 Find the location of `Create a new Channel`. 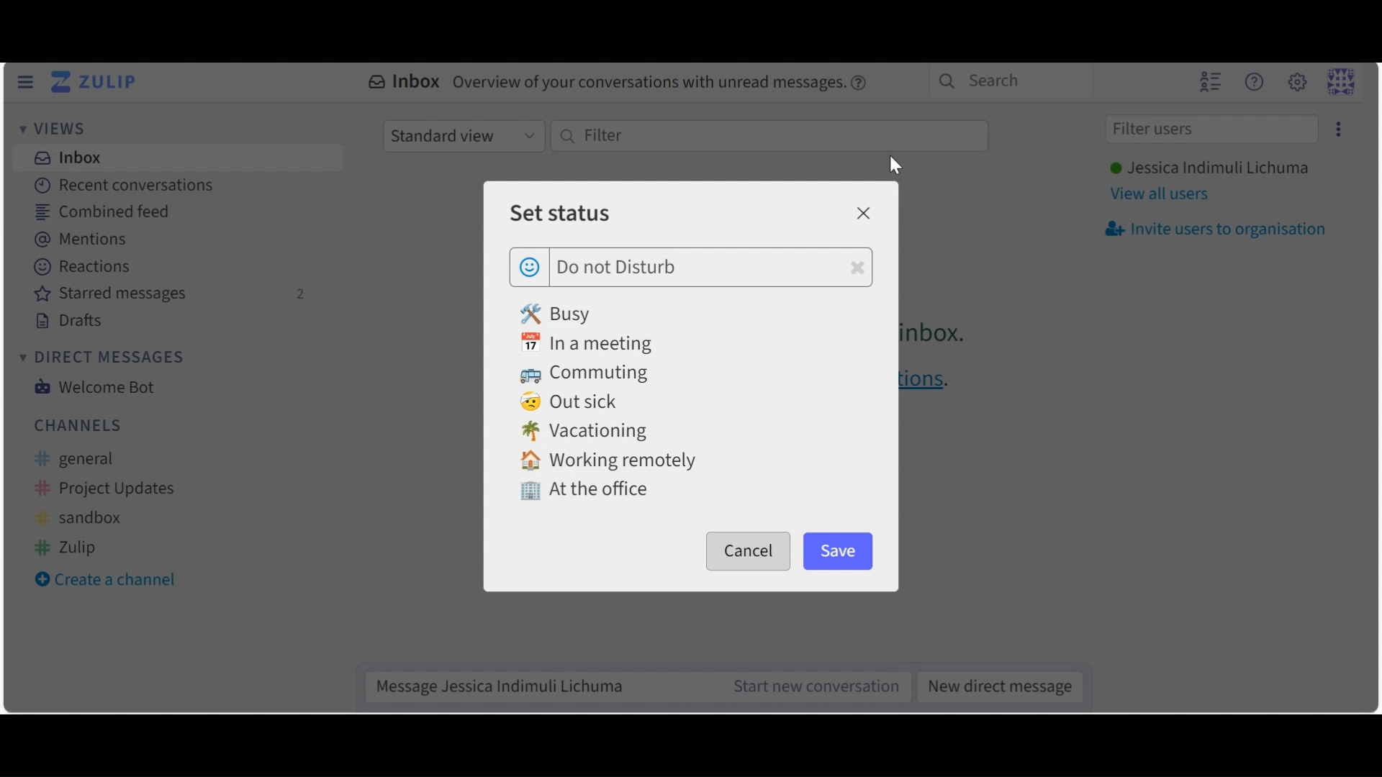

Create a new Channel is located at coordinates (112, 581).